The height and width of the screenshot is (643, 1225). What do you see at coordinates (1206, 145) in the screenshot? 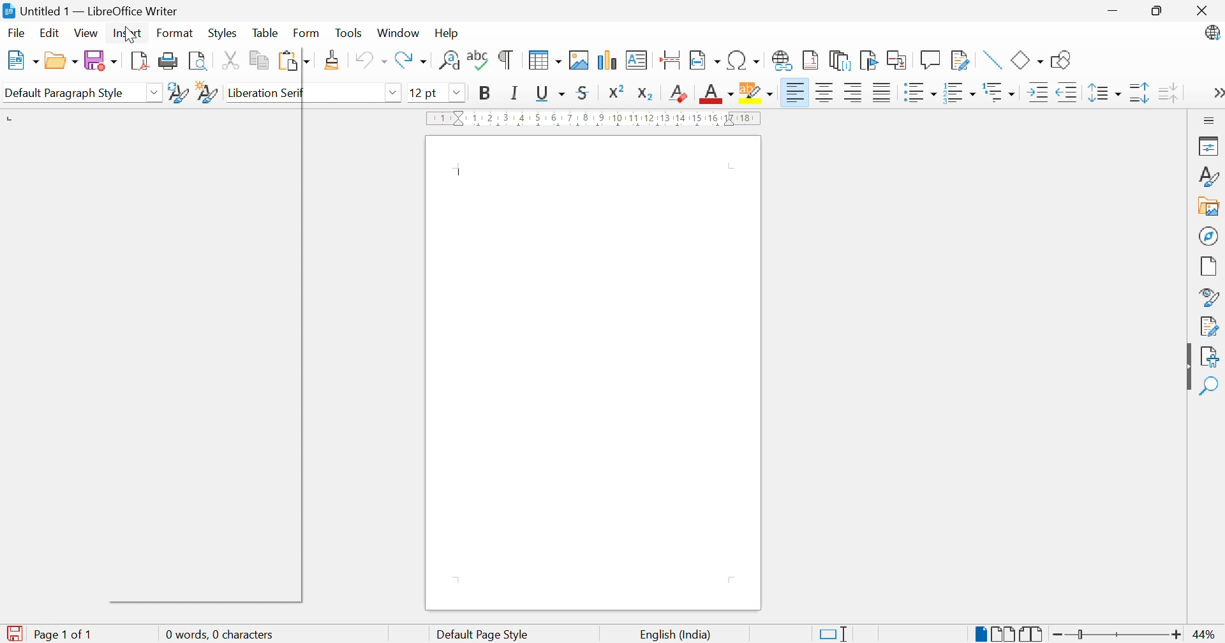
I see `Properties` at bounding box center [1206, 145].